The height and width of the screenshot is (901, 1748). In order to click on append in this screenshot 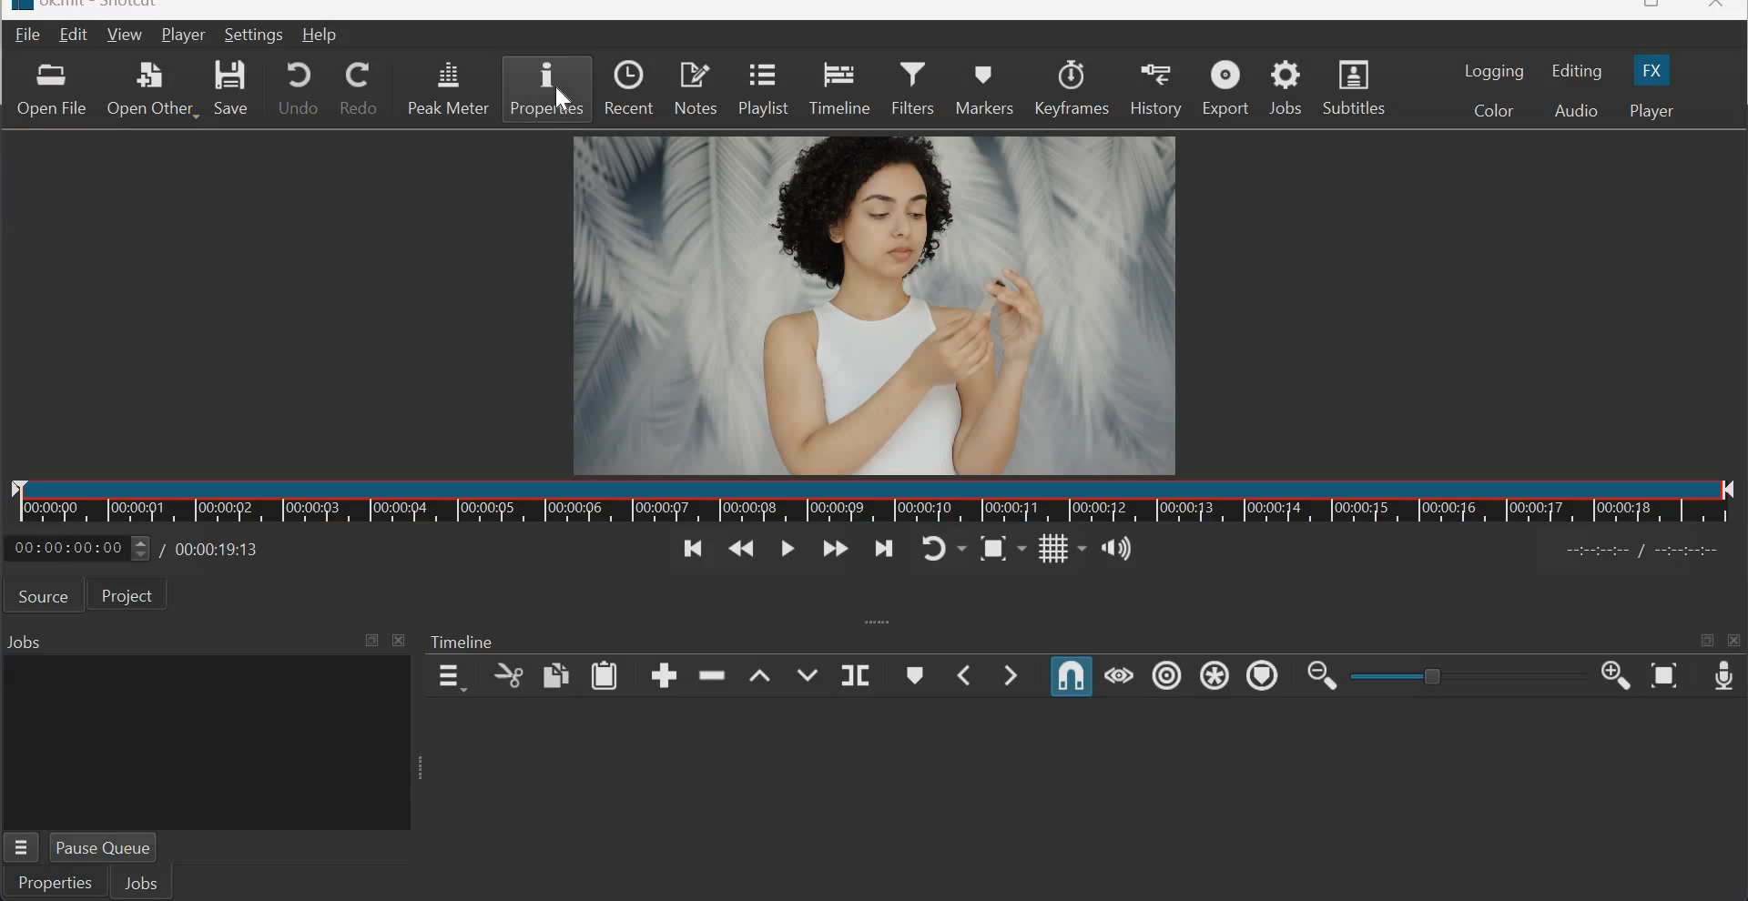, I will do `click(664, 675)`.